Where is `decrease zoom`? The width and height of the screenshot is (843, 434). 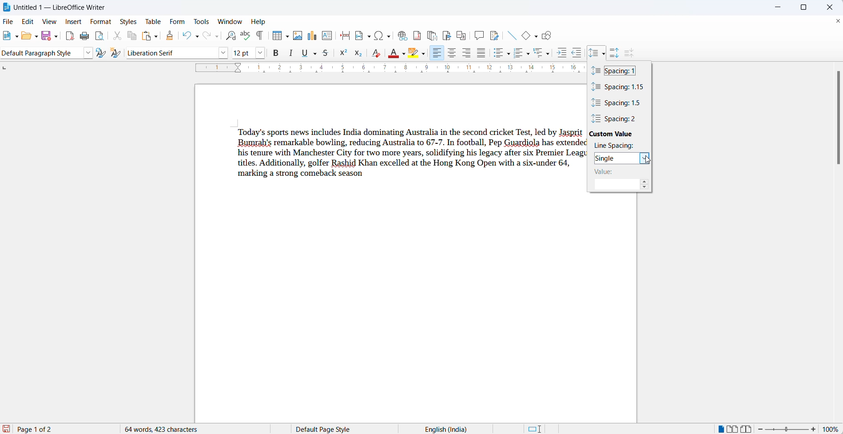
decrease zoom is located at coordinates (762, 429).